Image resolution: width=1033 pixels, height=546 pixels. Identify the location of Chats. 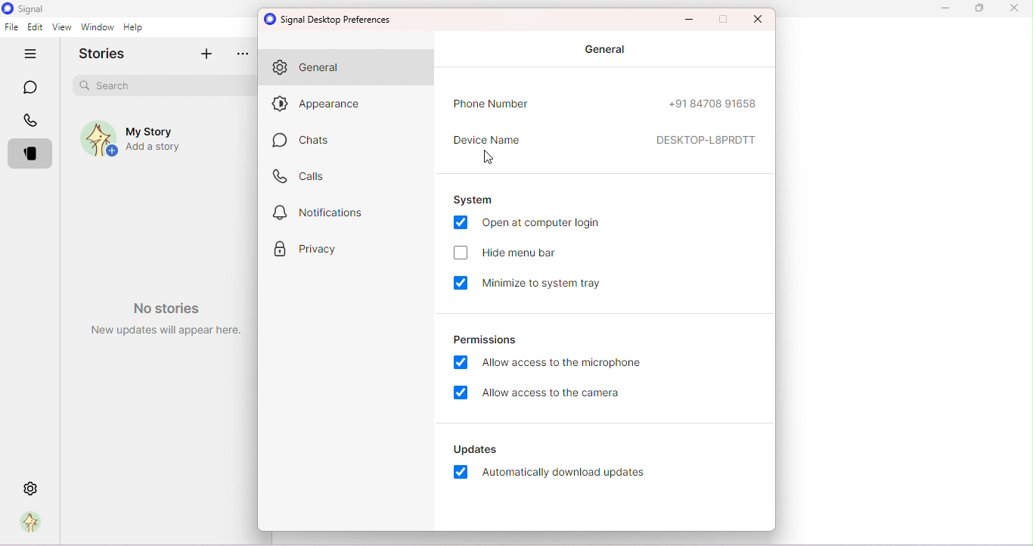
(32, 89).